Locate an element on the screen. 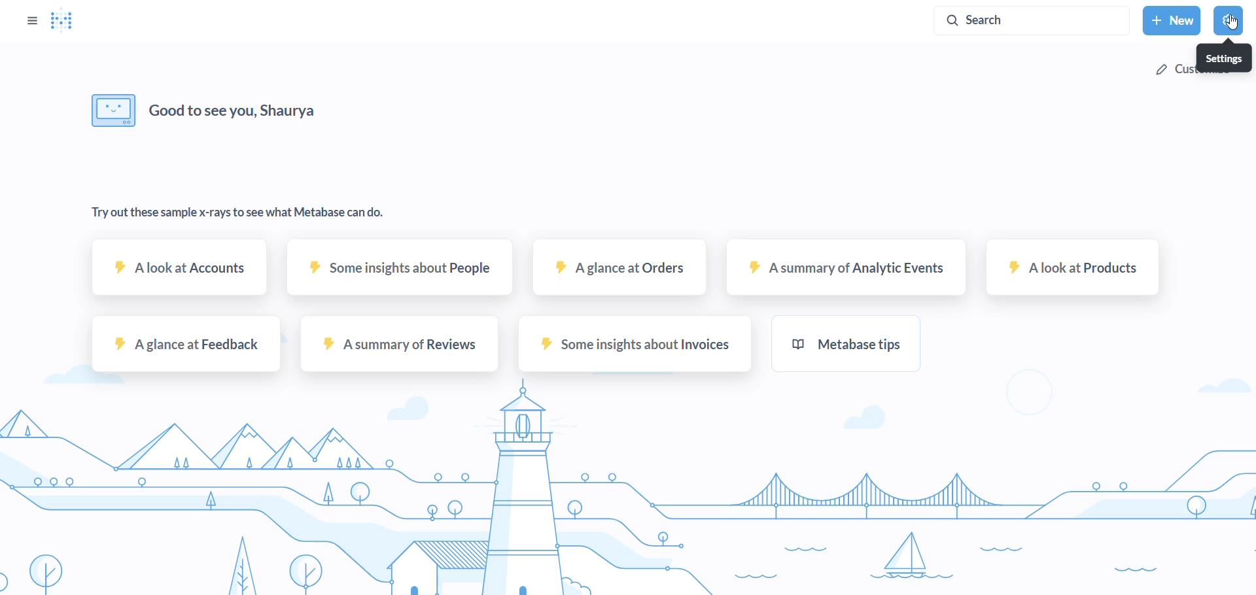 This screenshot has height=595, width=1256. metabase tips is located at coordinates (845, 343).